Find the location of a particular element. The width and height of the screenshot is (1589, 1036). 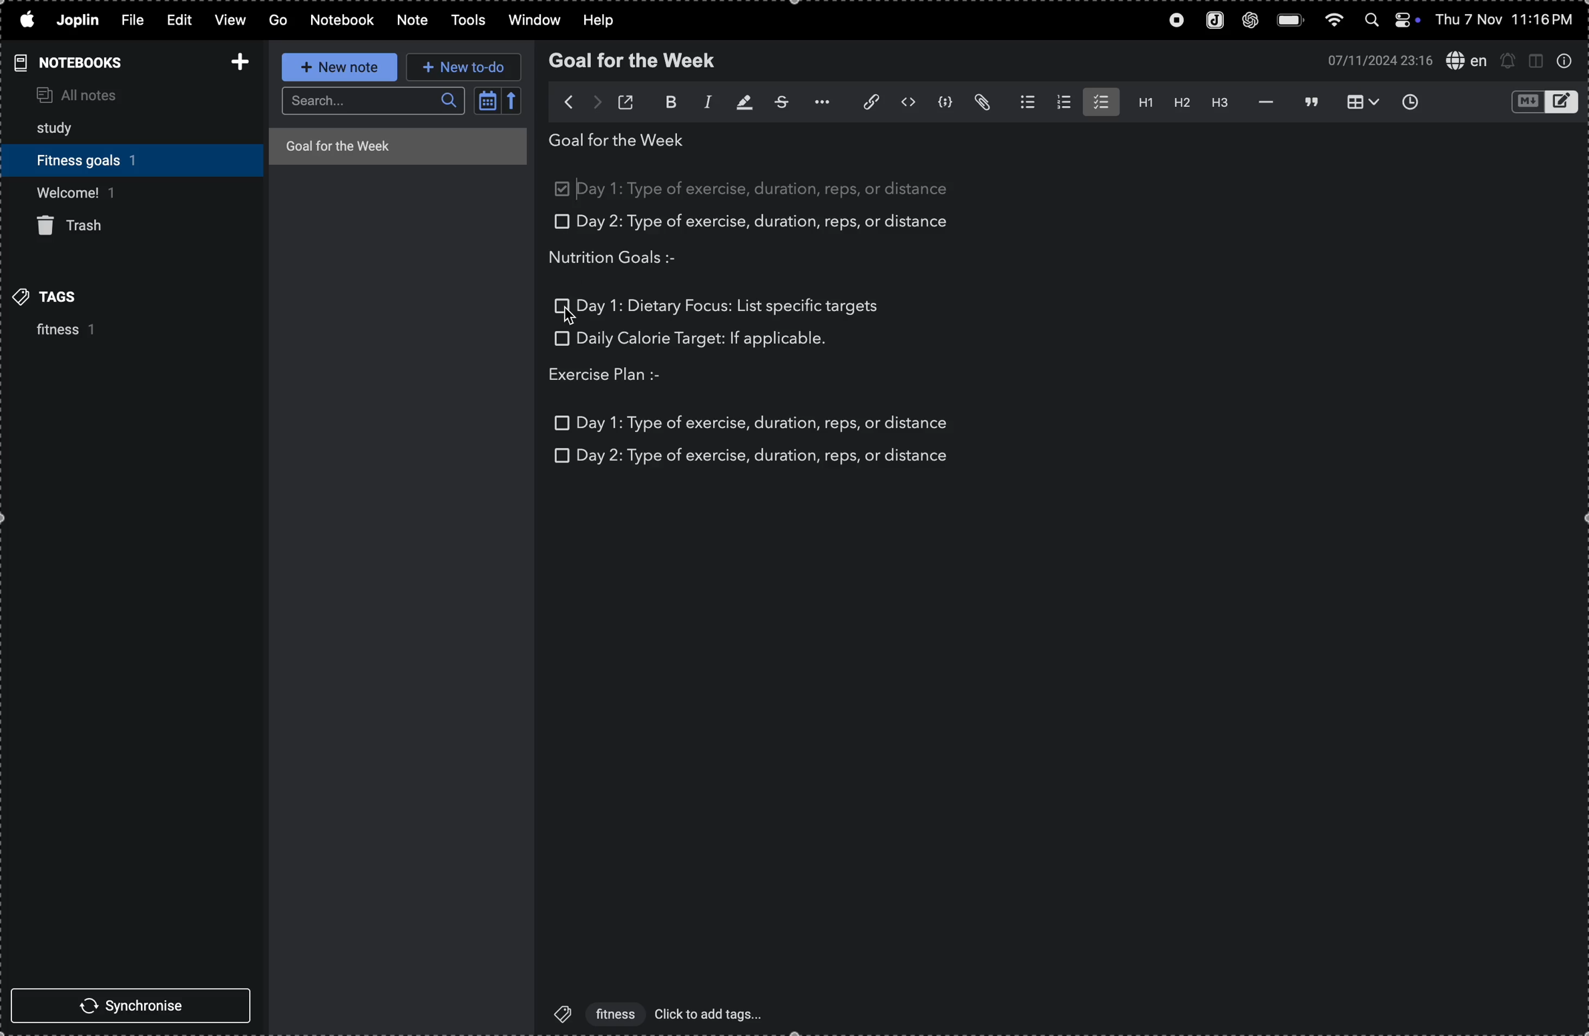

heading 3 is located at coordinates (1217, 101).